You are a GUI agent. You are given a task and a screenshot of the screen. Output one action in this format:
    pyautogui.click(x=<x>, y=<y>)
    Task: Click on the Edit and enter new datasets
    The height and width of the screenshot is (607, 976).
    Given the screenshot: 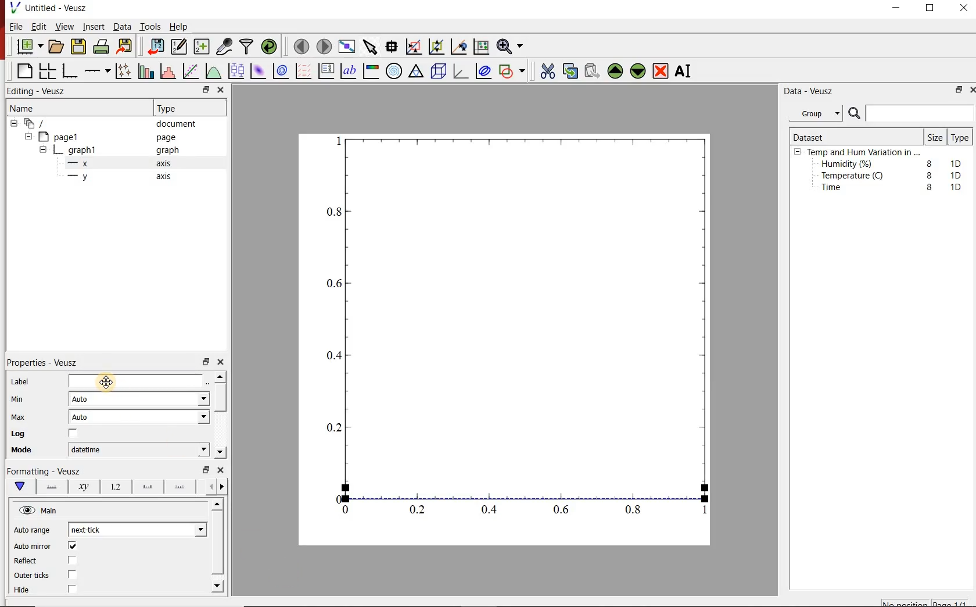 What is the action you would take?
    pyautogui.click(x=180, y=47)
    